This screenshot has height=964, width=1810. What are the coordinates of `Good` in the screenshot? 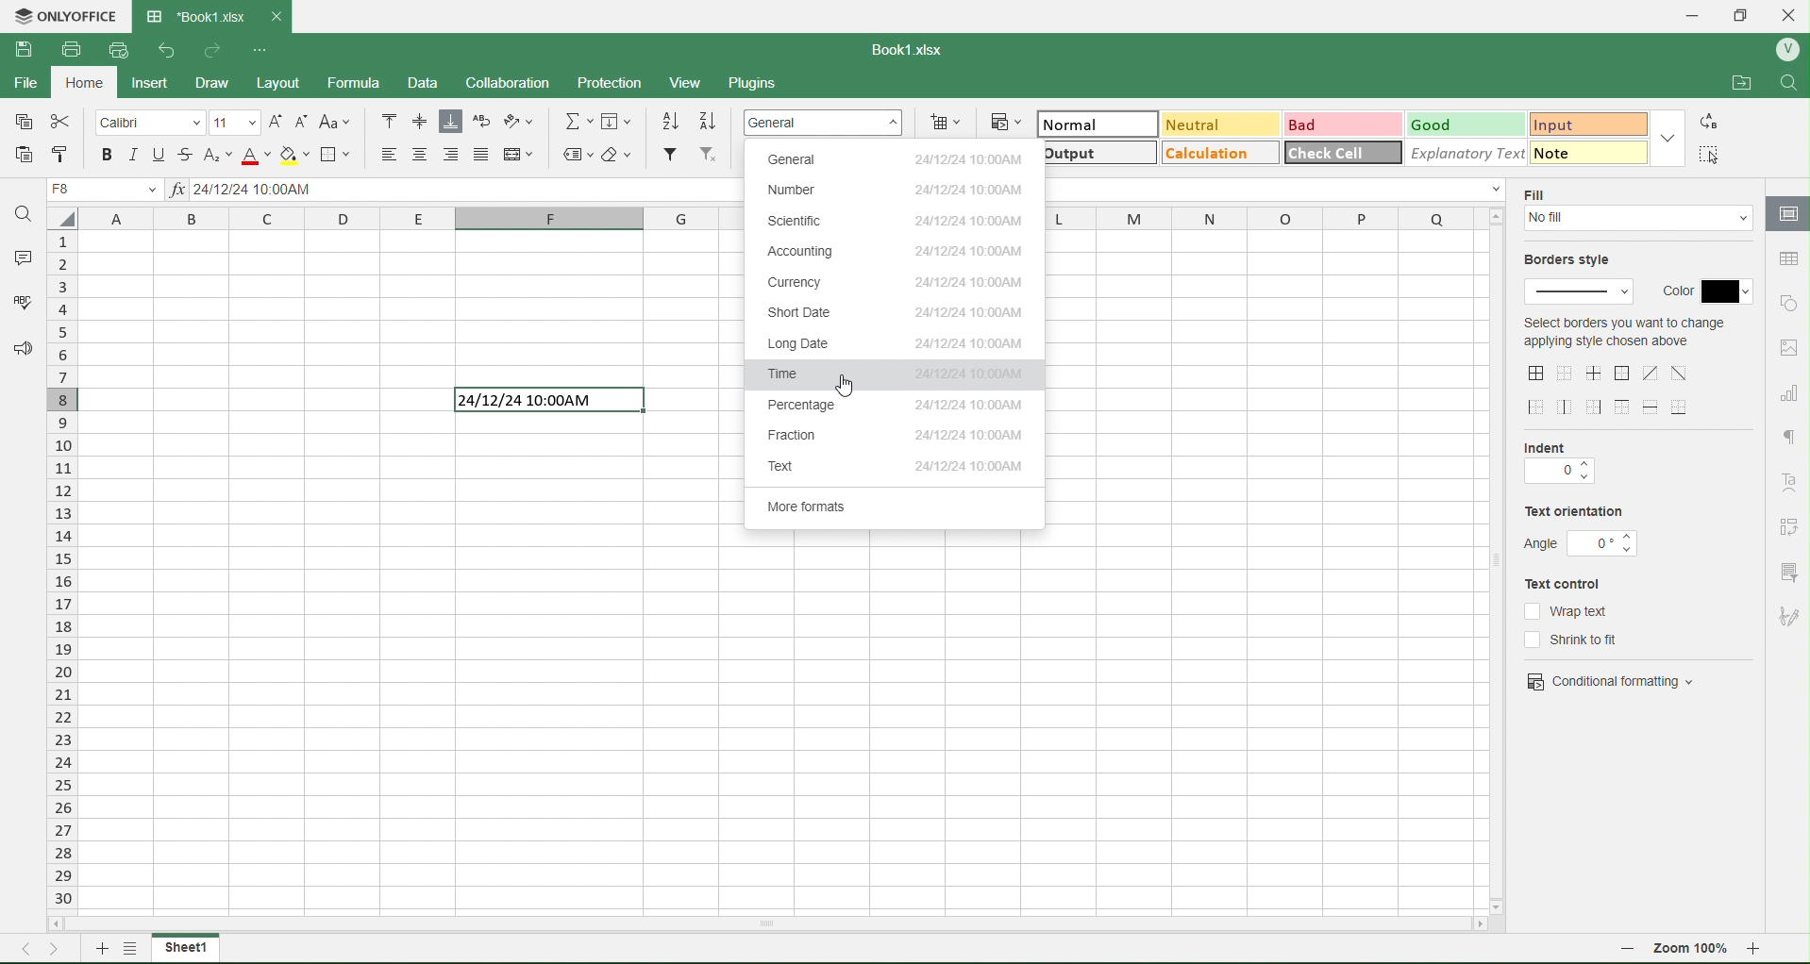 It's located at (1441, 123).